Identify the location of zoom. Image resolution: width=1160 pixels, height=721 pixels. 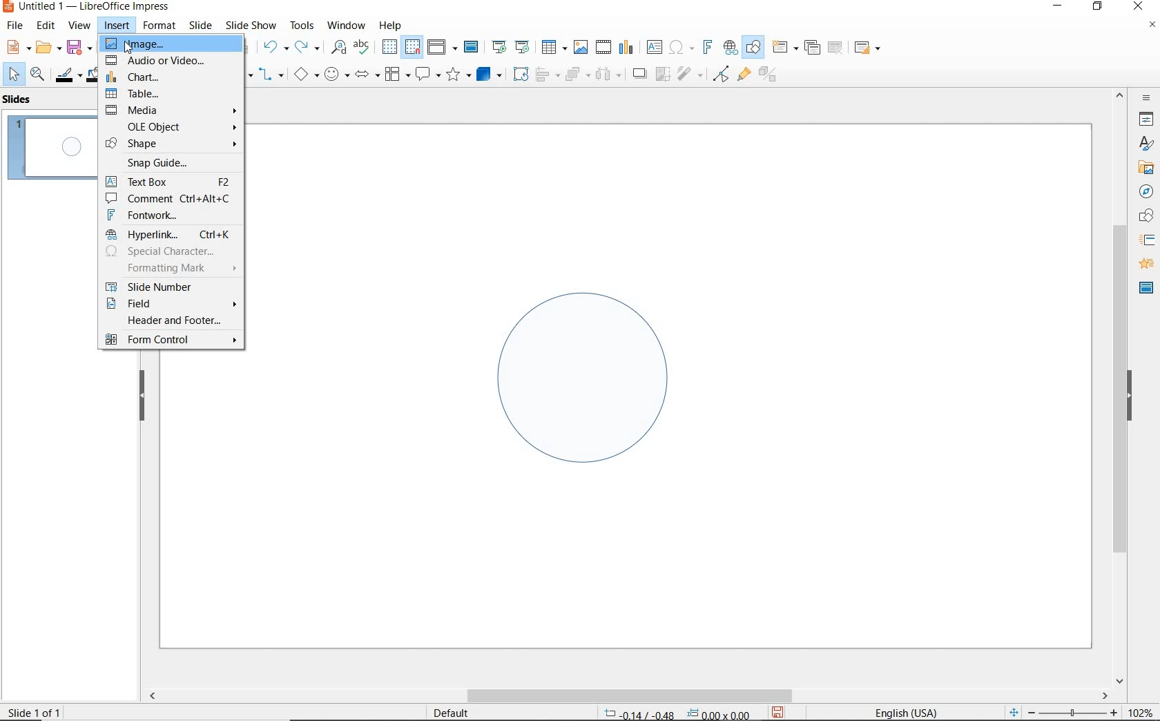
(1076, 713).